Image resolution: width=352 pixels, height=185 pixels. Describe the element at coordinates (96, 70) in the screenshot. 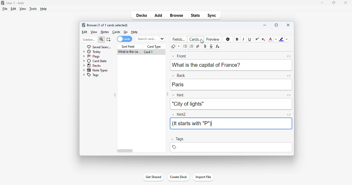

I see `note types` at that location.